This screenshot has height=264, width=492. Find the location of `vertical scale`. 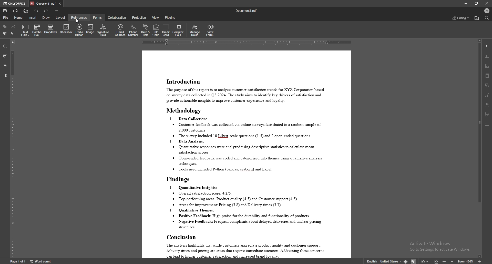

vertical scale is located at coordinates (12, 149).